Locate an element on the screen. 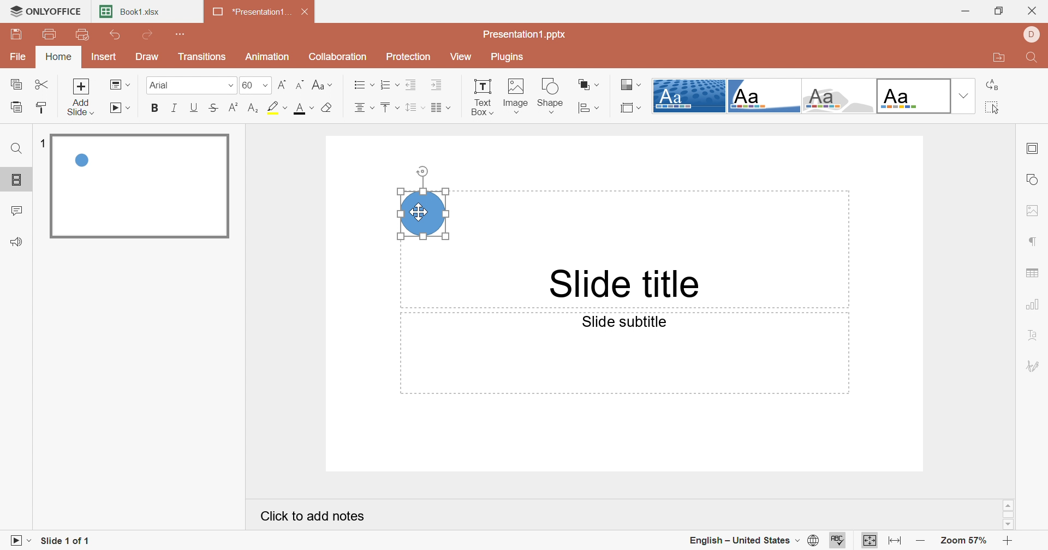 The image size is (1048, 550). Slides is located at coordinates (15, 180).